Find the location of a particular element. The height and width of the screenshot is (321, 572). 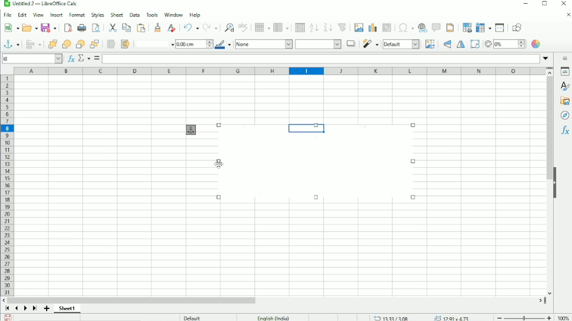

Filter is located at coordinates (370, 44).